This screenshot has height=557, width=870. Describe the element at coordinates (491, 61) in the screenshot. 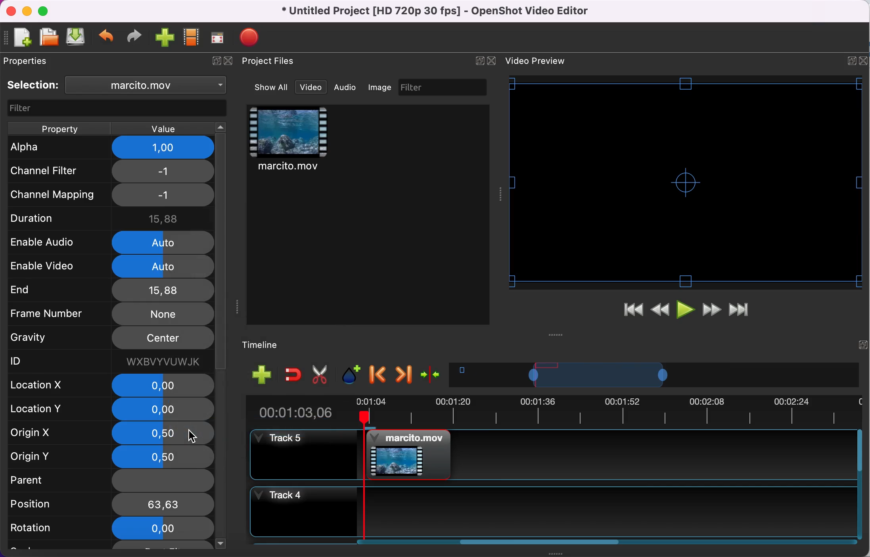

I see `Close` at that location.